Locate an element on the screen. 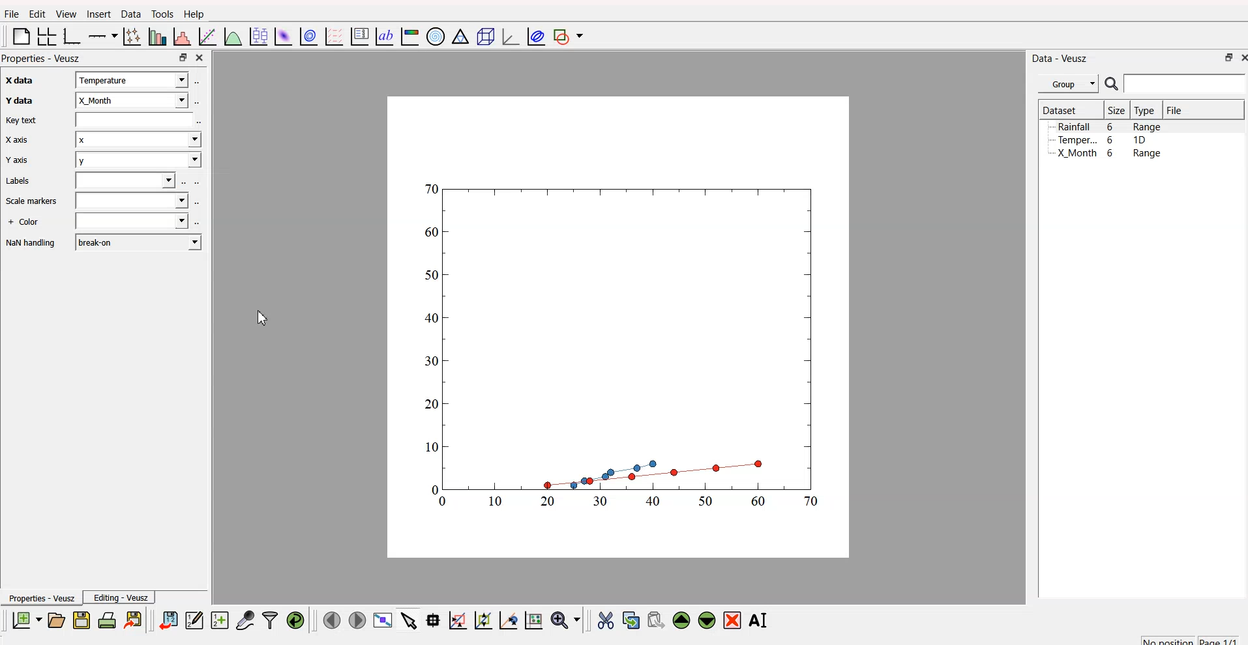 The height and width of the screenshot is (645, 1248). zoom menu is located at coordinates (566, 619).